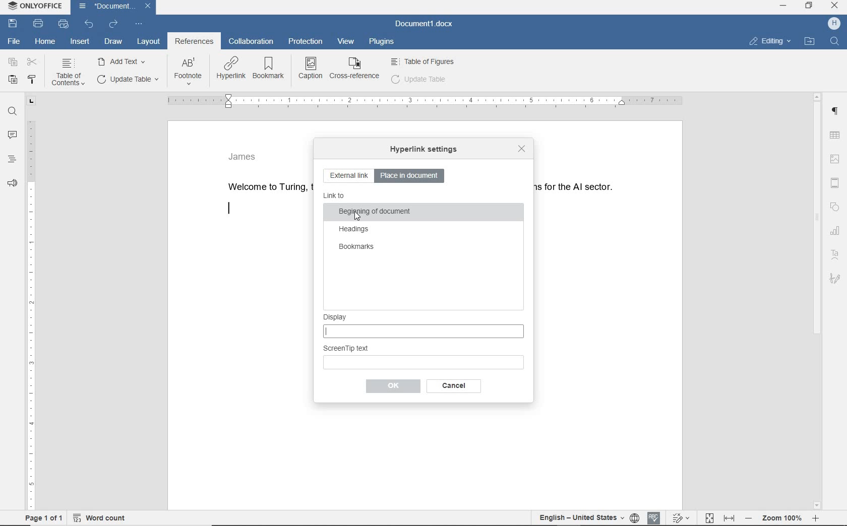 The image size is (847, 526). Describe the element at coordinates (423, 101) in the screenshot. I see `ruler` at that location.